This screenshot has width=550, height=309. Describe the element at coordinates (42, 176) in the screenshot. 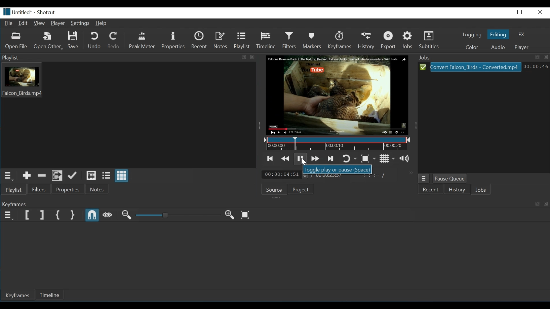

I see `Remove cut` at that location.